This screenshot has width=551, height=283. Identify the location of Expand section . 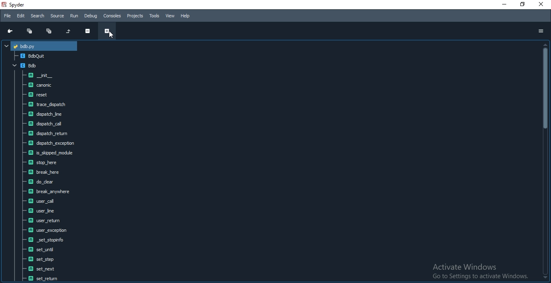
(107, 32).